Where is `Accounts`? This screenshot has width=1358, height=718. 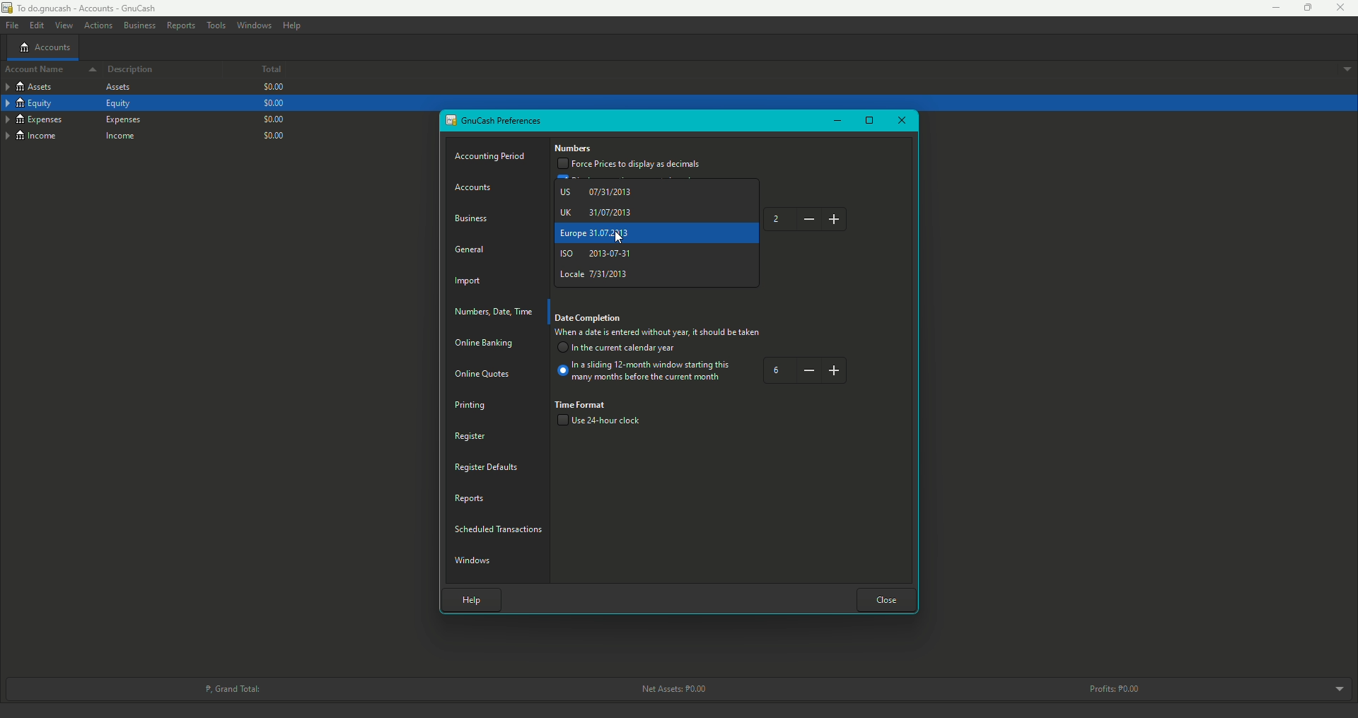
Accounts is located at coordinates (45, 47).